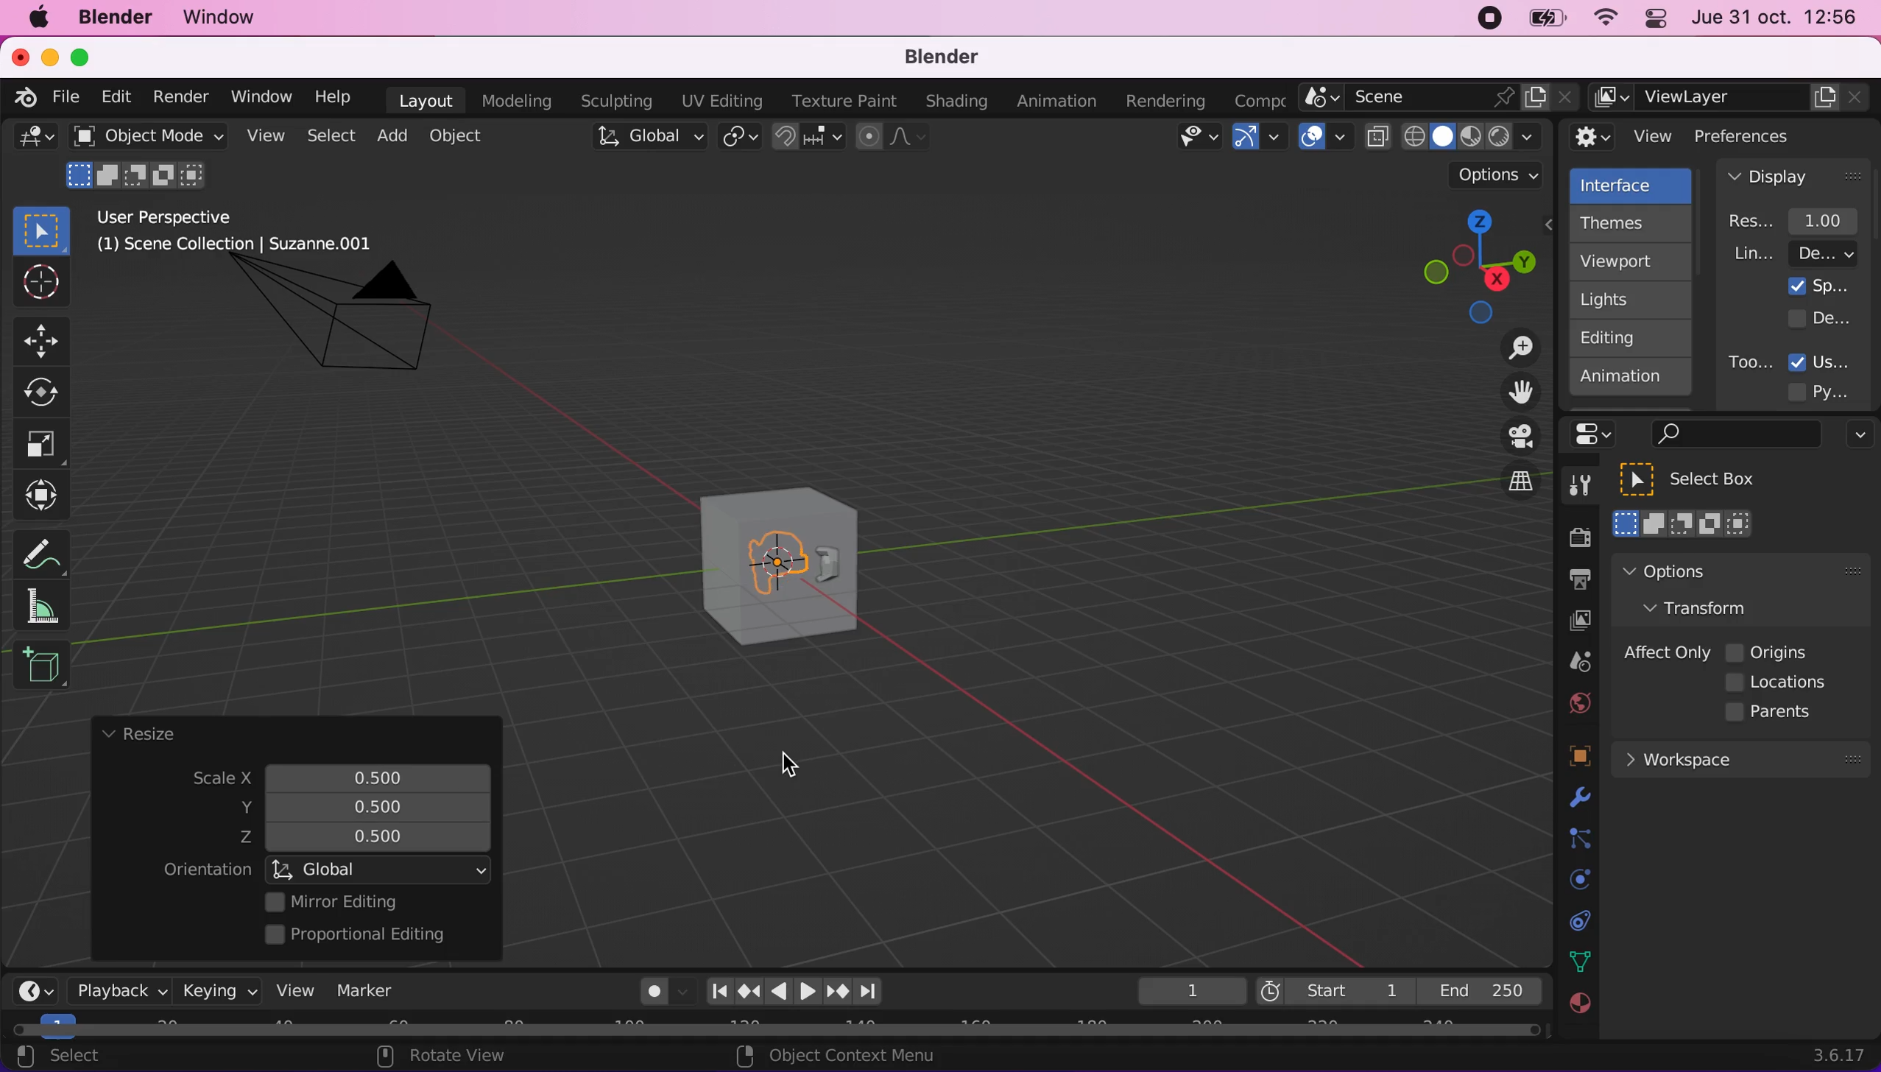 This screenshot has width=1881, height=1072. I want to click on workspace, so click(1740, 758).